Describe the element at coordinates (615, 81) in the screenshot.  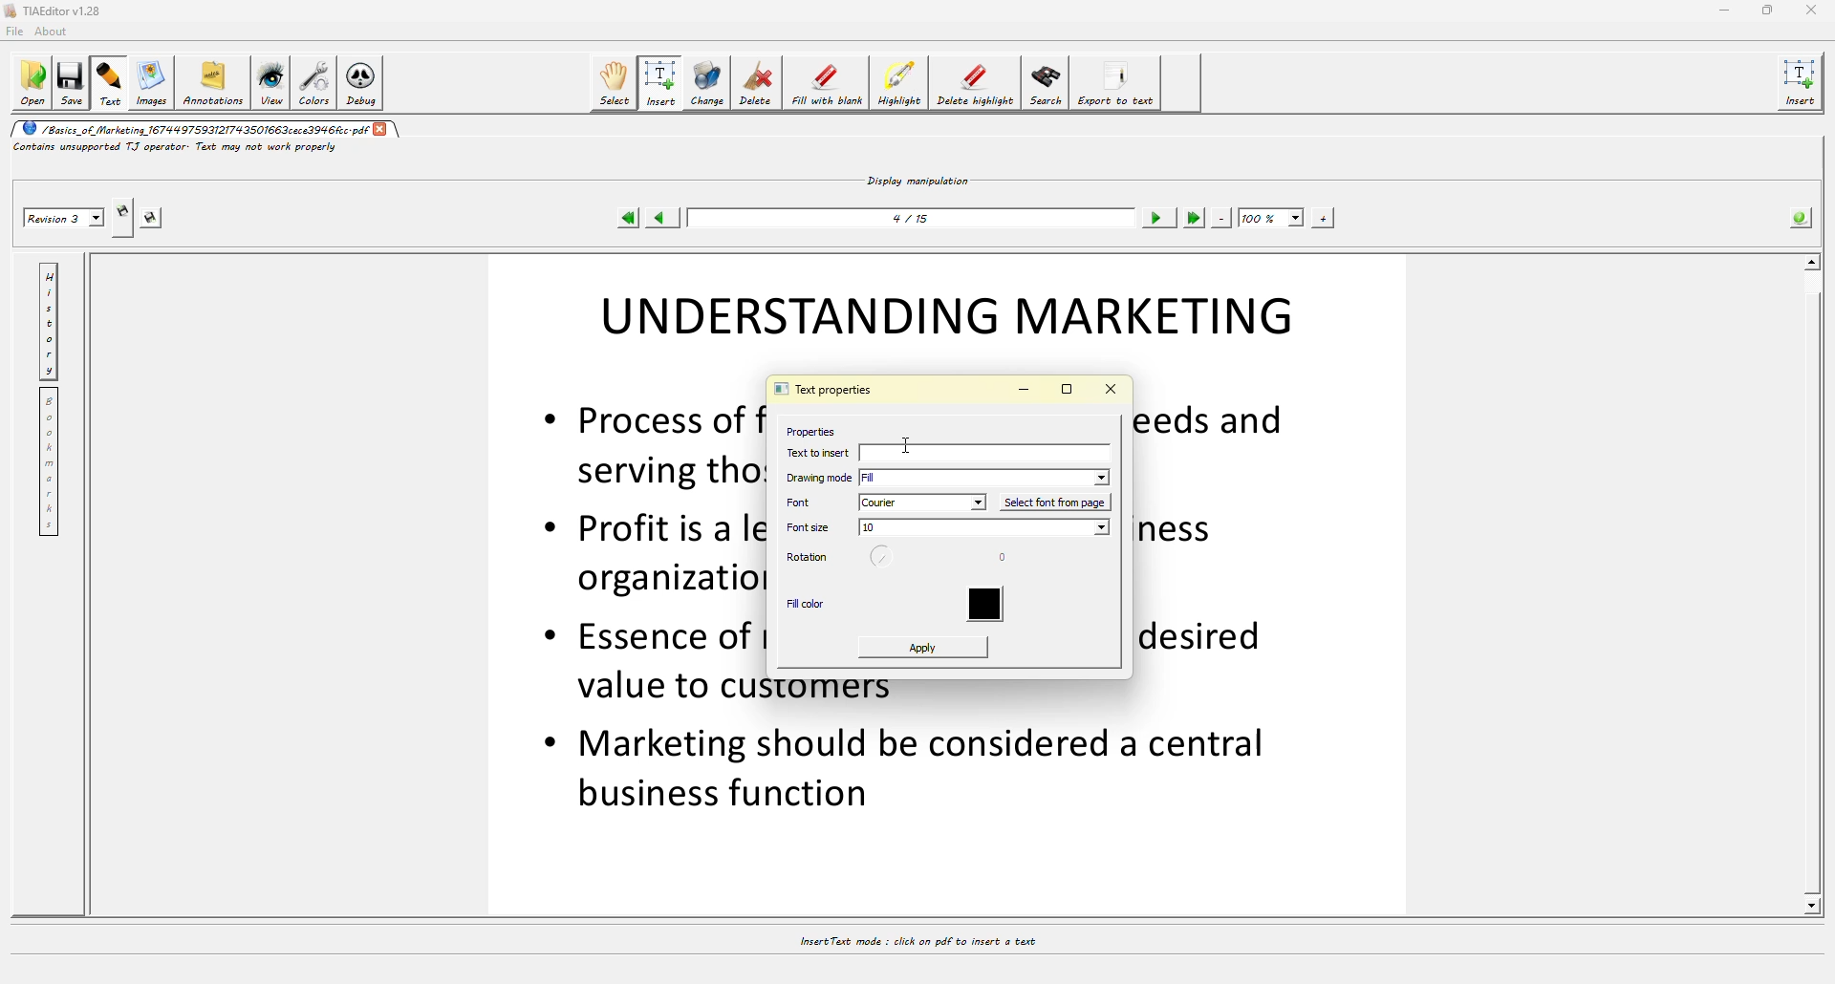
I see `select` at that location.